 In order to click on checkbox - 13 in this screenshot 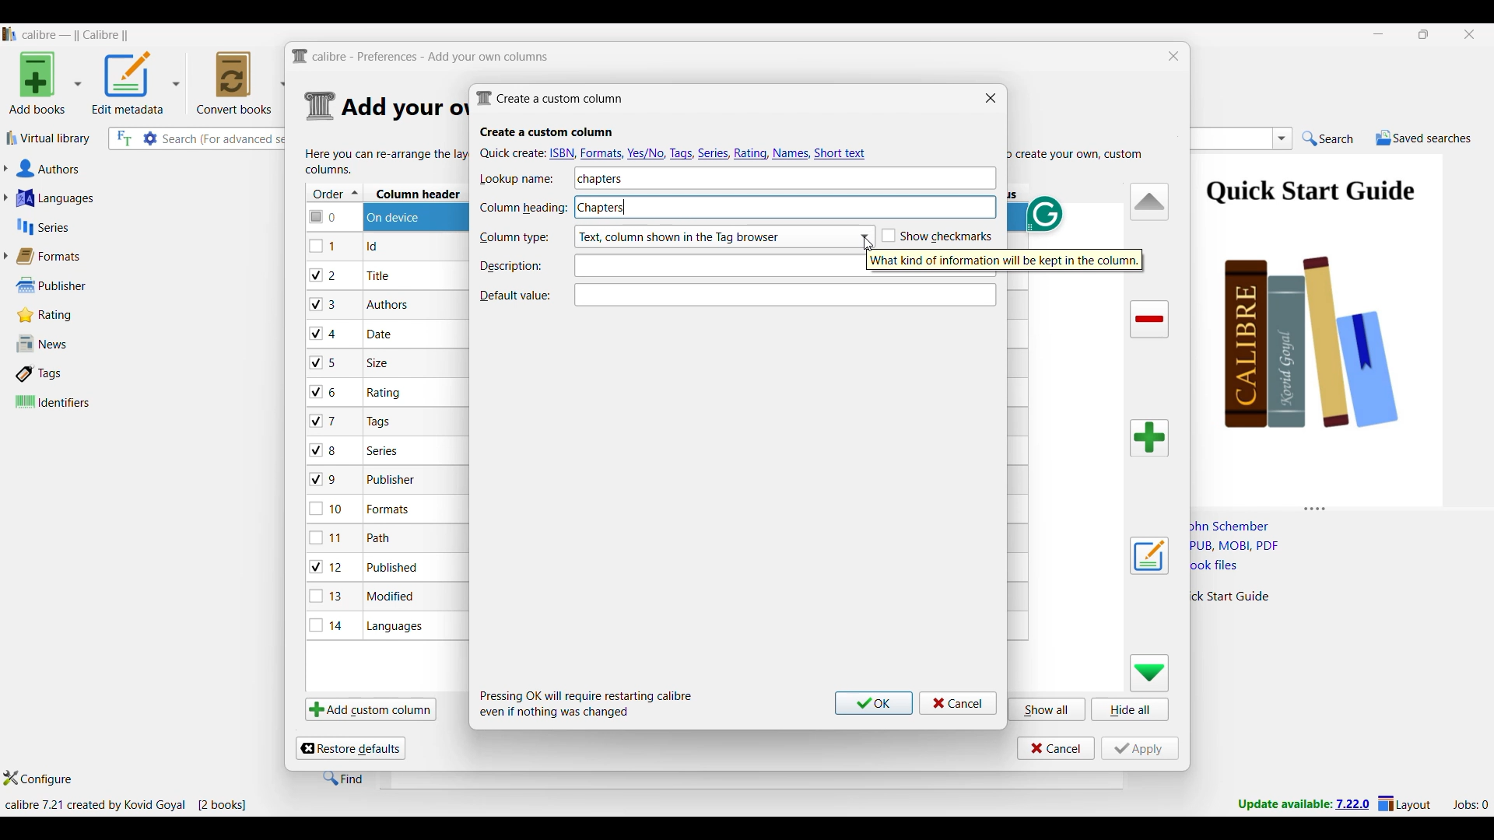, I will do `click(327, 596)`.